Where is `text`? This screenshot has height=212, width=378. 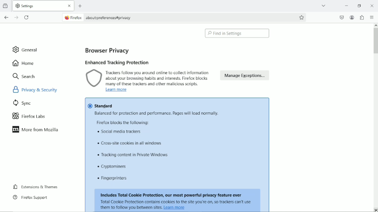
text is located at coordinates (123, 122).